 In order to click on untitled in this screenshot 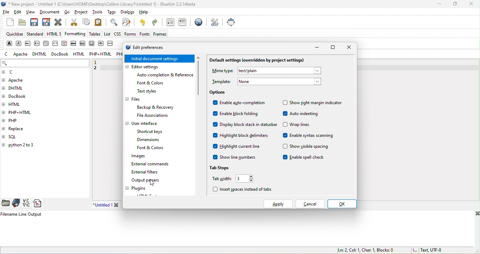, I will do `click(111, 205)`.